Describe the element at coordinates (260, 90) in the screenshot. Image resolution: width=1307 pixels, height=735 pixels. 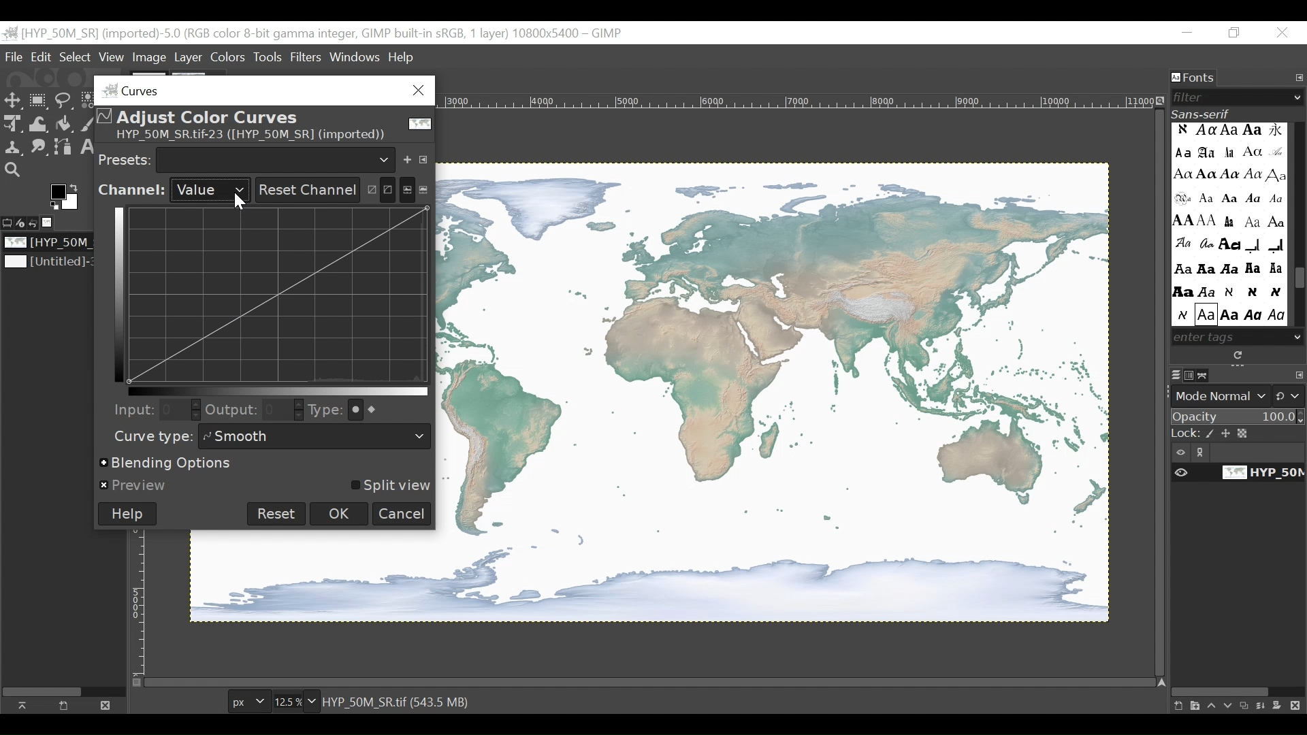
I see `Curves` at that location.